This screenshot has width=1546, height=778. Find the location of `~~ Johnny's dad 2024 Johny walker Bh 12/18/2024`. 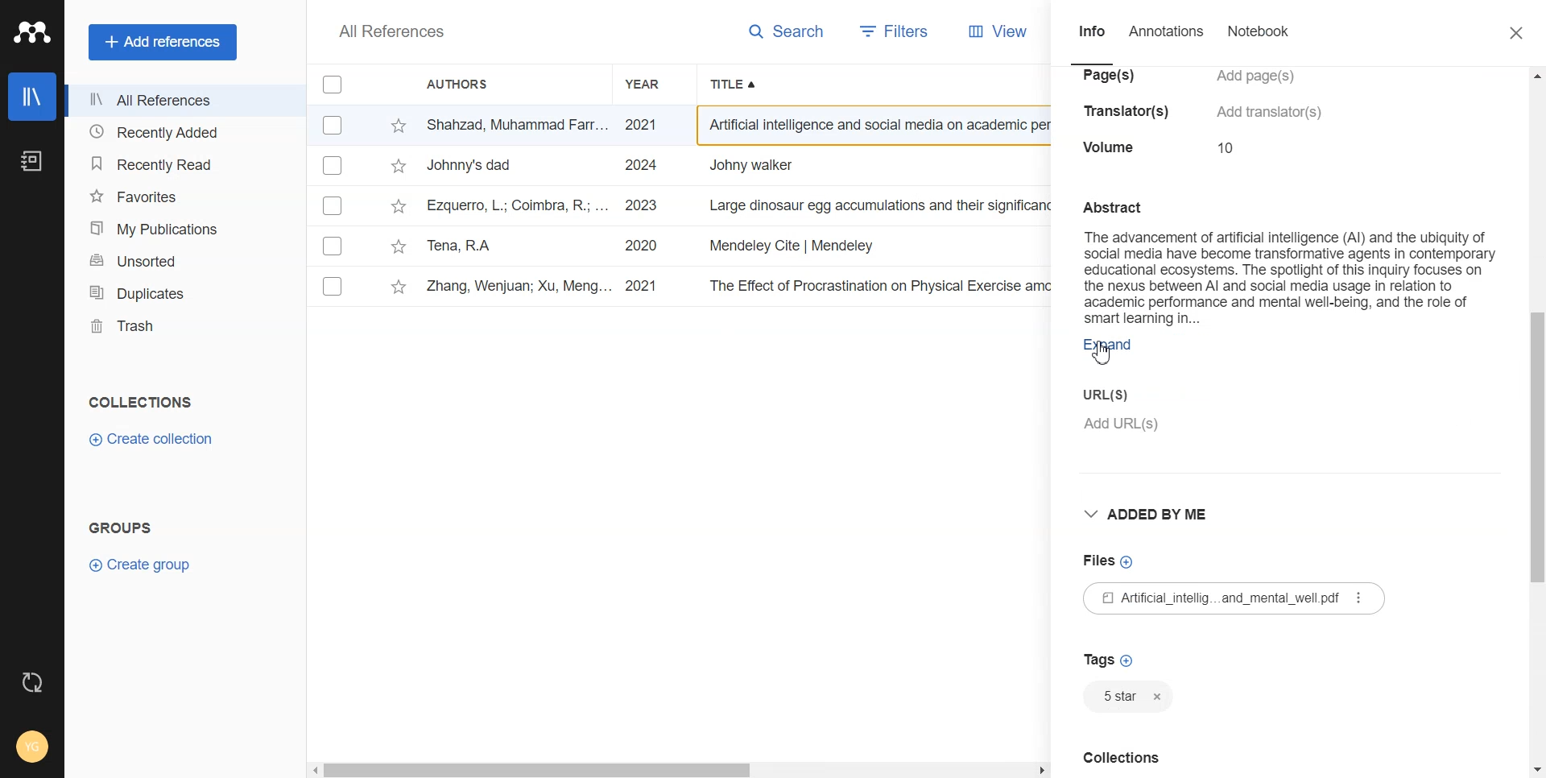

~~ Johnny's dad 2024 Johny walker Bh 12/18/2024 is located at coordinates (738, 164).